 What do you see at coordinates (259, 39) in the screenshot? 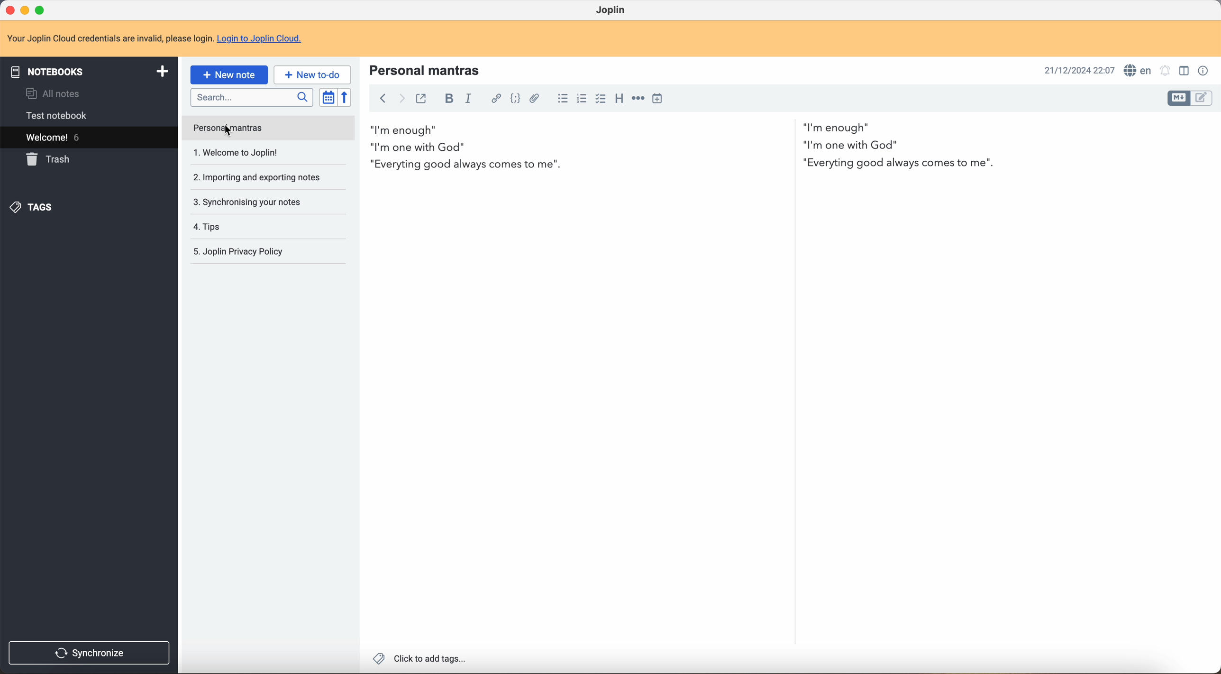
I see `Login to Joplin Cloud` at bounding box center [259, 39].